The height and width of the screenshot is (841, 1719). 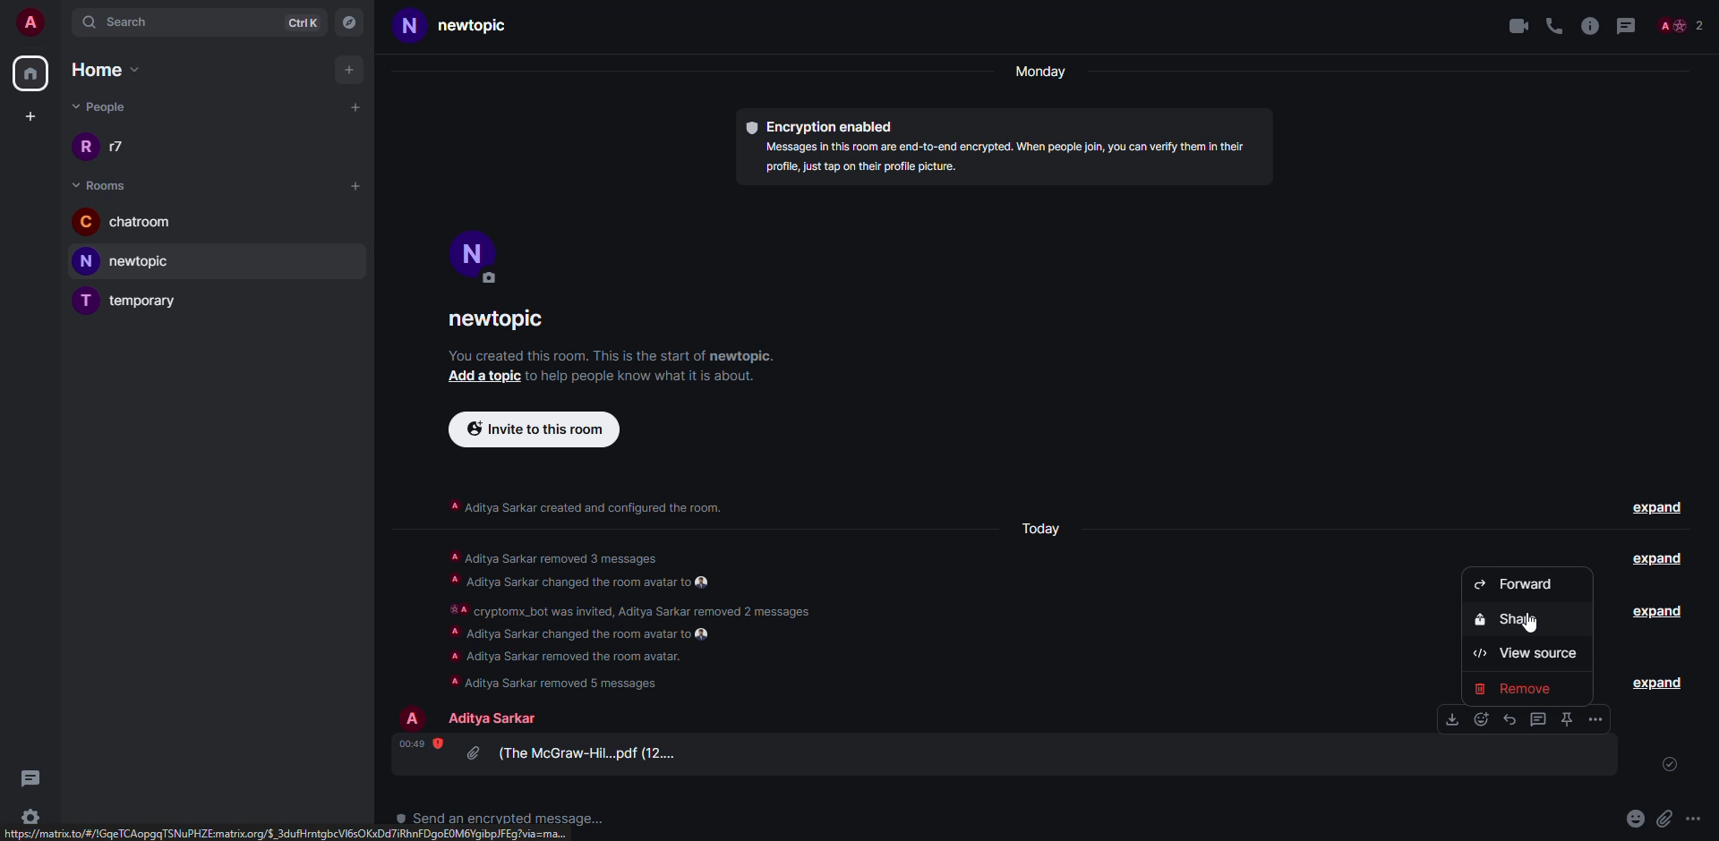 What do you see at coordinates (1723, 537) in the screenshot?
I see `scroll bar` at bounding box center [1723, 537].